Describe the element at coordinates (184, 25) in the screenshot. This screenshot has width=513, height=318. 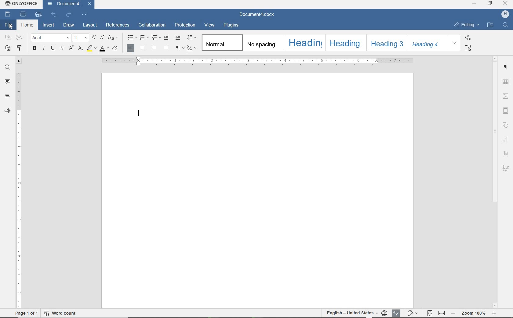
I see `protection` at that location.